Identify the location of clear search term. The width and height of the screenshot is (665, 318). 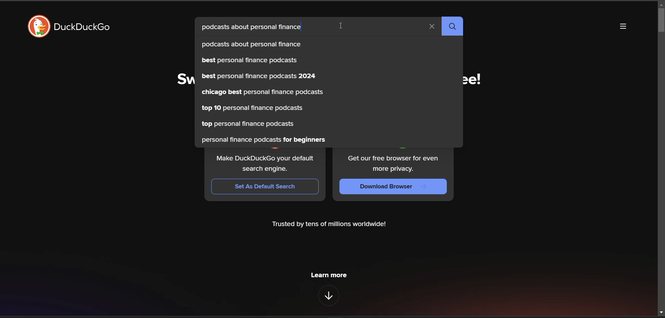
(432, 28).